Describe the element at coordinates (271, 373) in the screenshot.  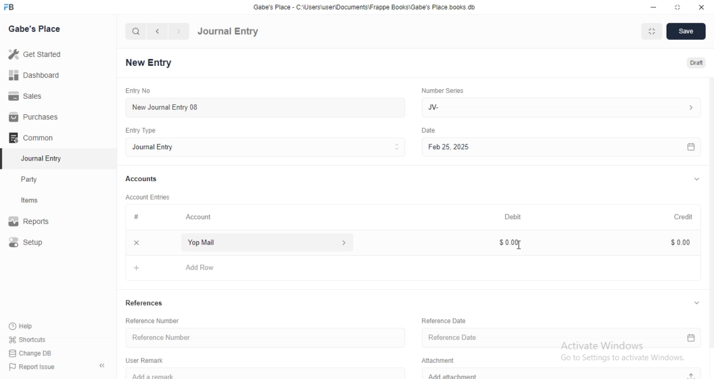
I see `Add a remark` at that location.